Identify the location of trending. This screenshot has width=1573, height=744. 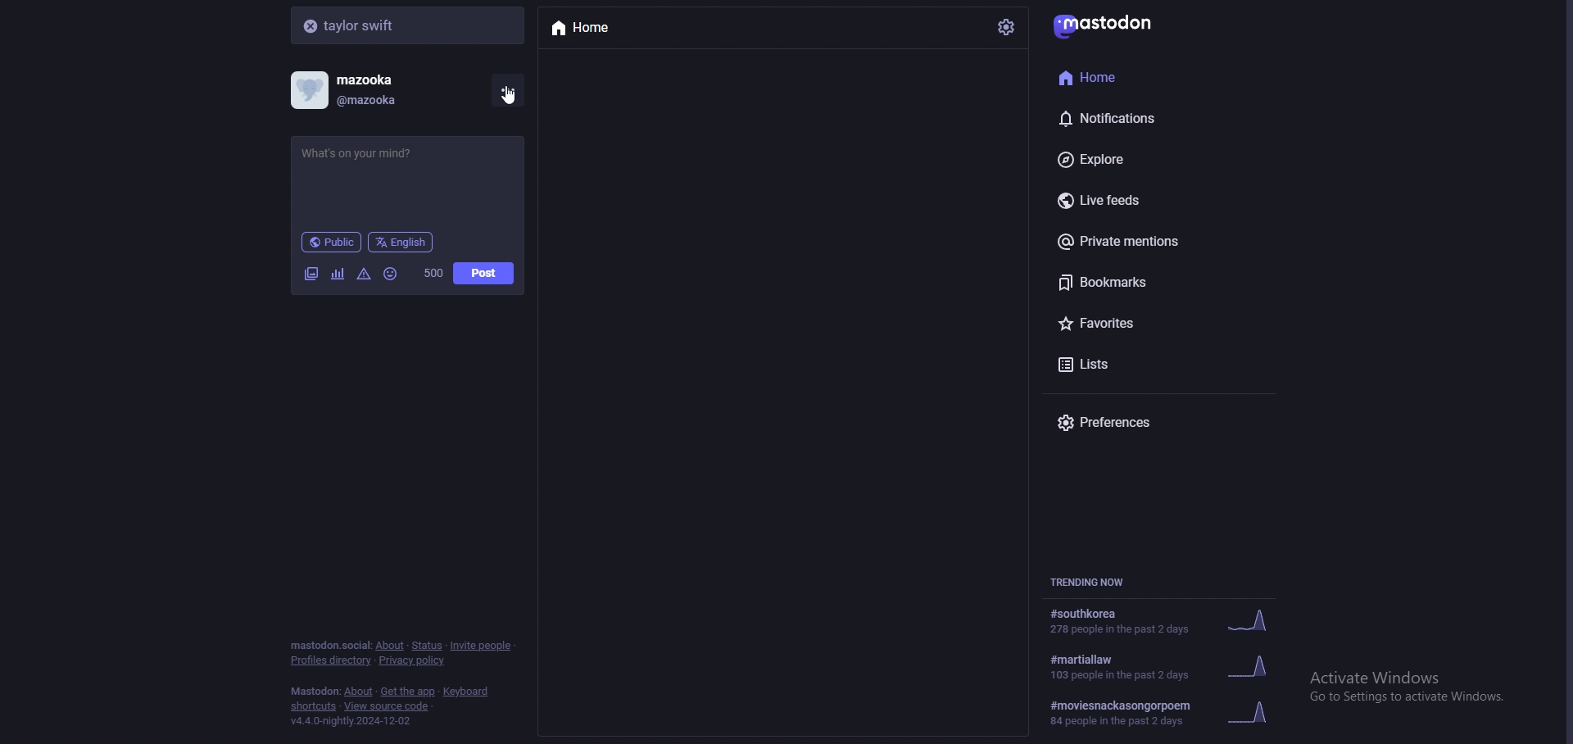
(1162, 667).